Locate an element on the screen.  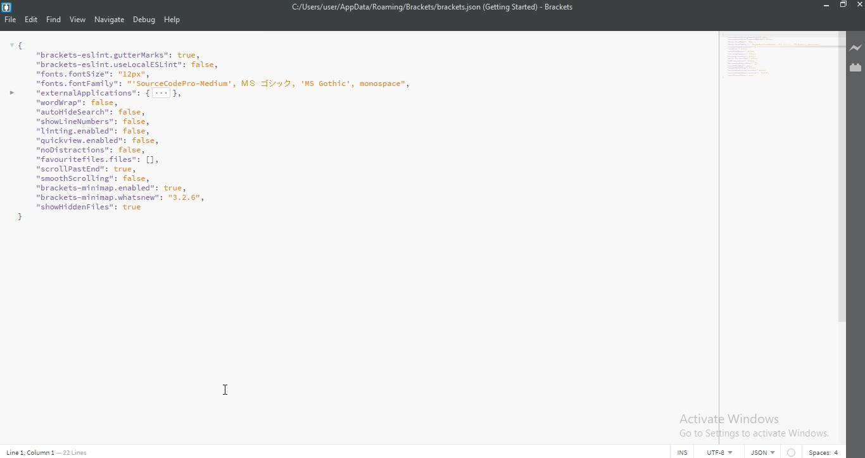
File is located at coordinates (11, 20).